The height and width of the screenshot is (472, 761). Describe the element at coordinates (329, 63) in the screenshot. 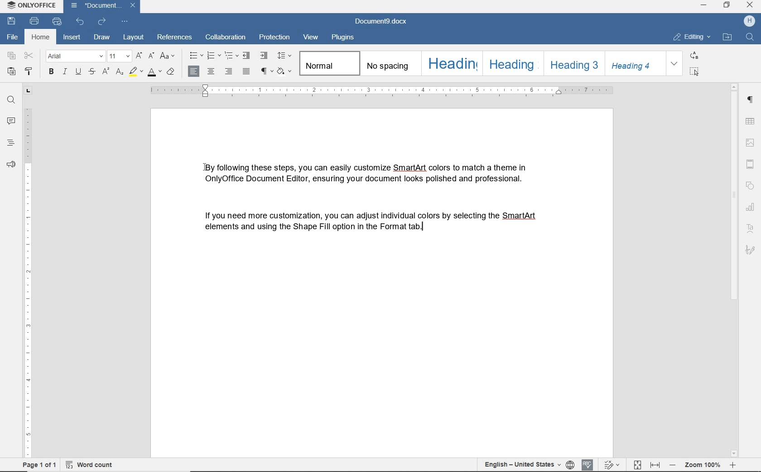

I see `normal` at that location.